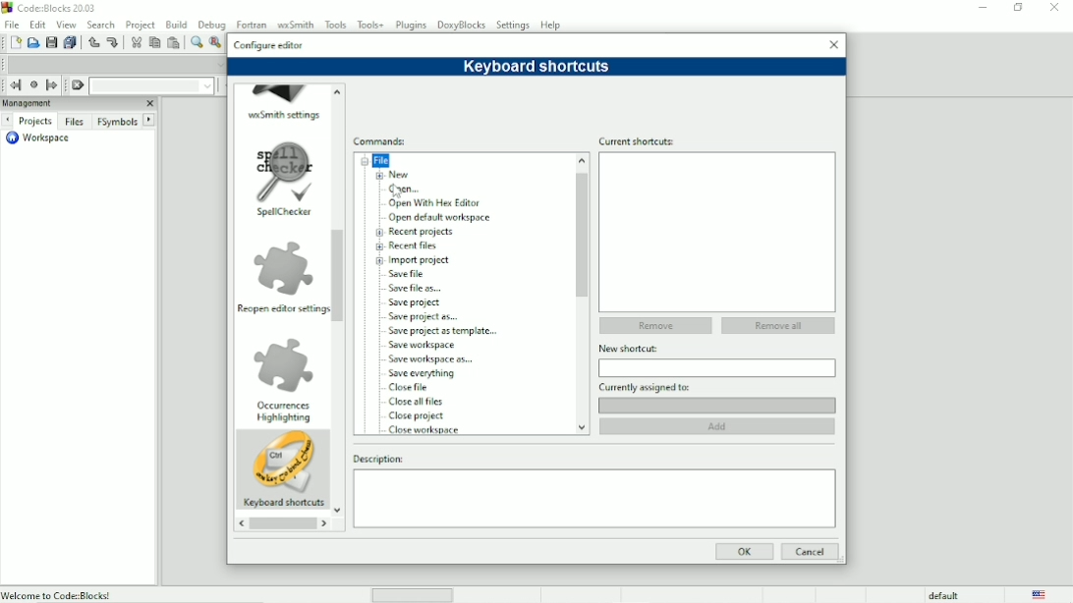  What do you see at coordinates (283, 92) in the screenshot?
I see `Image` at bounding box center [283, 92].